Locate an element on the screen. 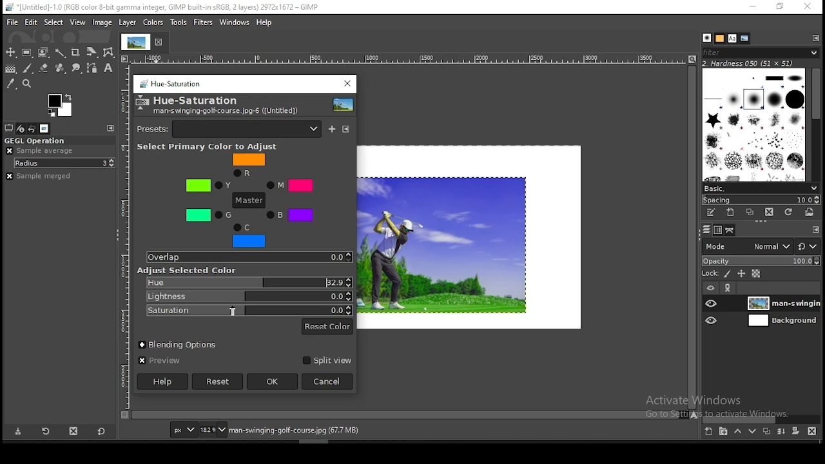  man-swinging-golf-course.jpg (67.7 mb) is located at coordinates (295, 431).